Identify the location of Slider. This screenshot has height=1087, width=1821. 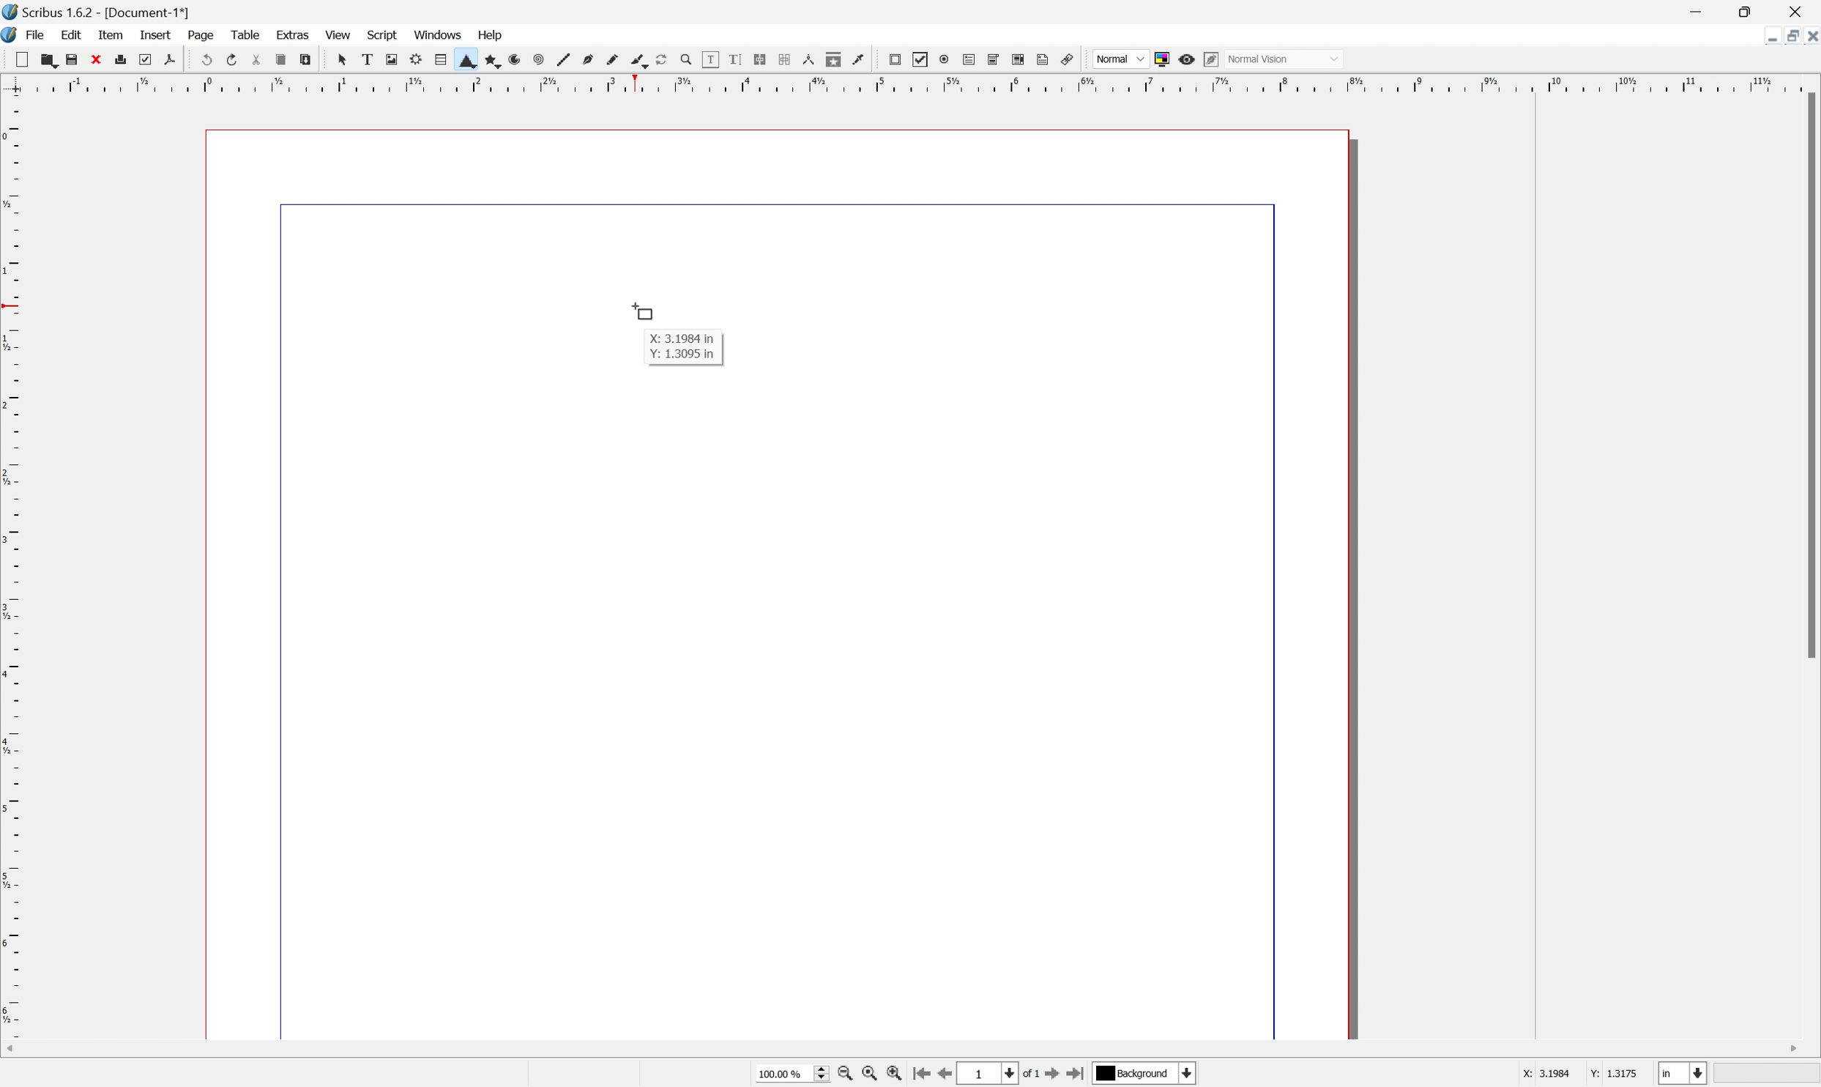
(816, 1074).